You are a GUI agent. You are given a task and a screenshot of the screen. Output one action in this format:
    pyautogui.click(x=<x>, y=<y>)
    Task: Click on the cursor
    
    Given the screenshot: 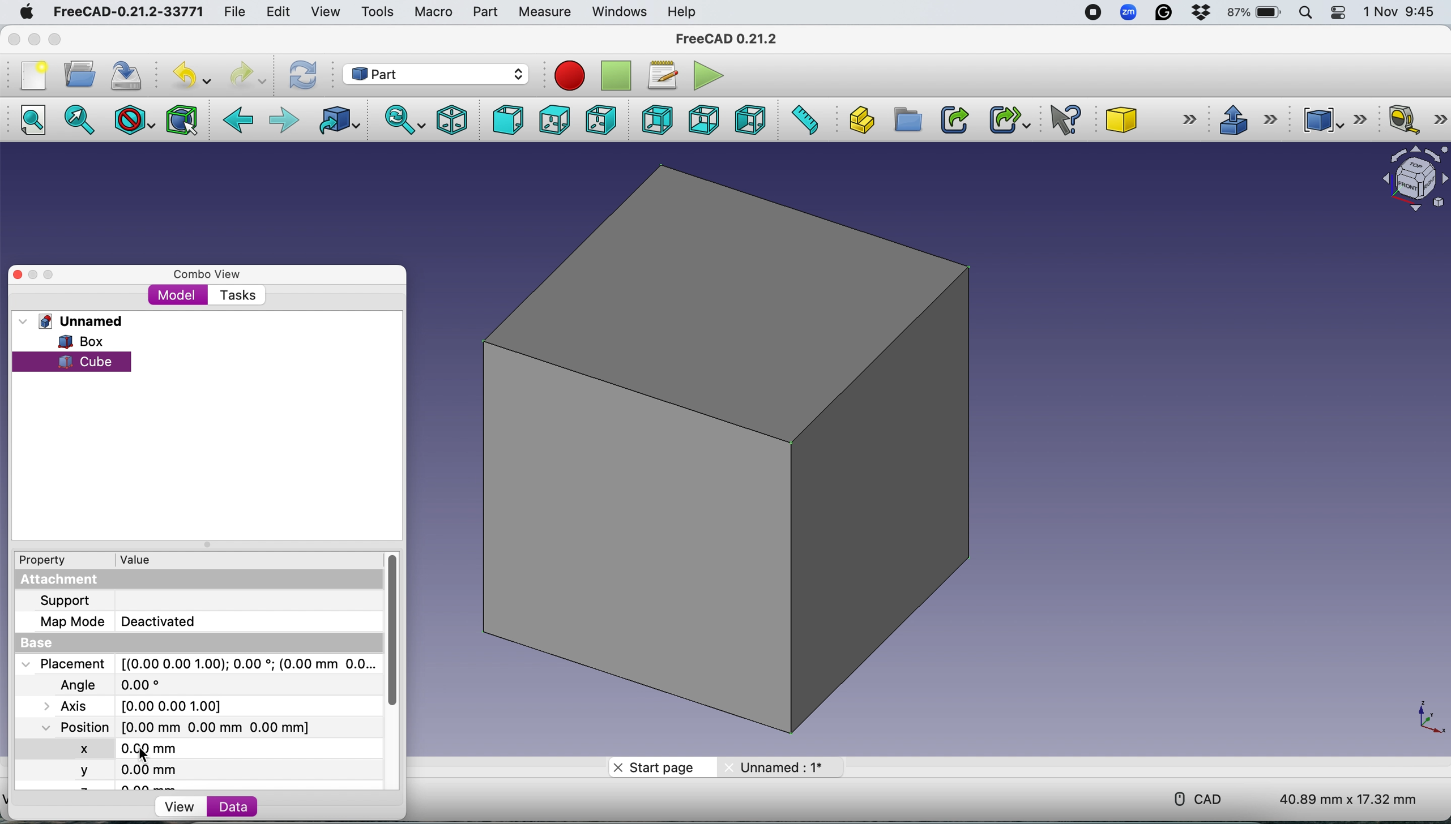 What is the action you would take?
    pyautogui.click(x=146, y=756)
    